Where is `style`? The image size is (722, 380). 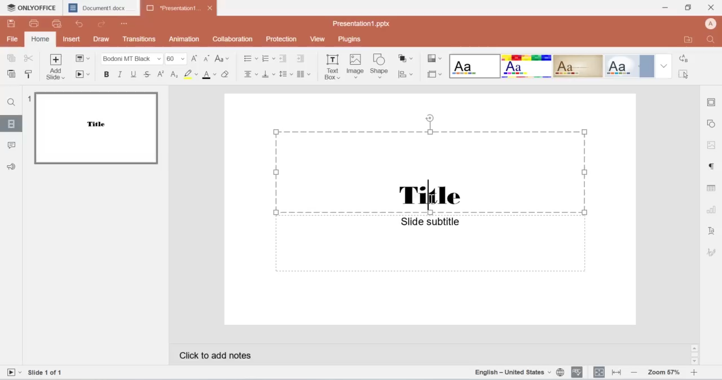
style is located at coordinates (434, 59).